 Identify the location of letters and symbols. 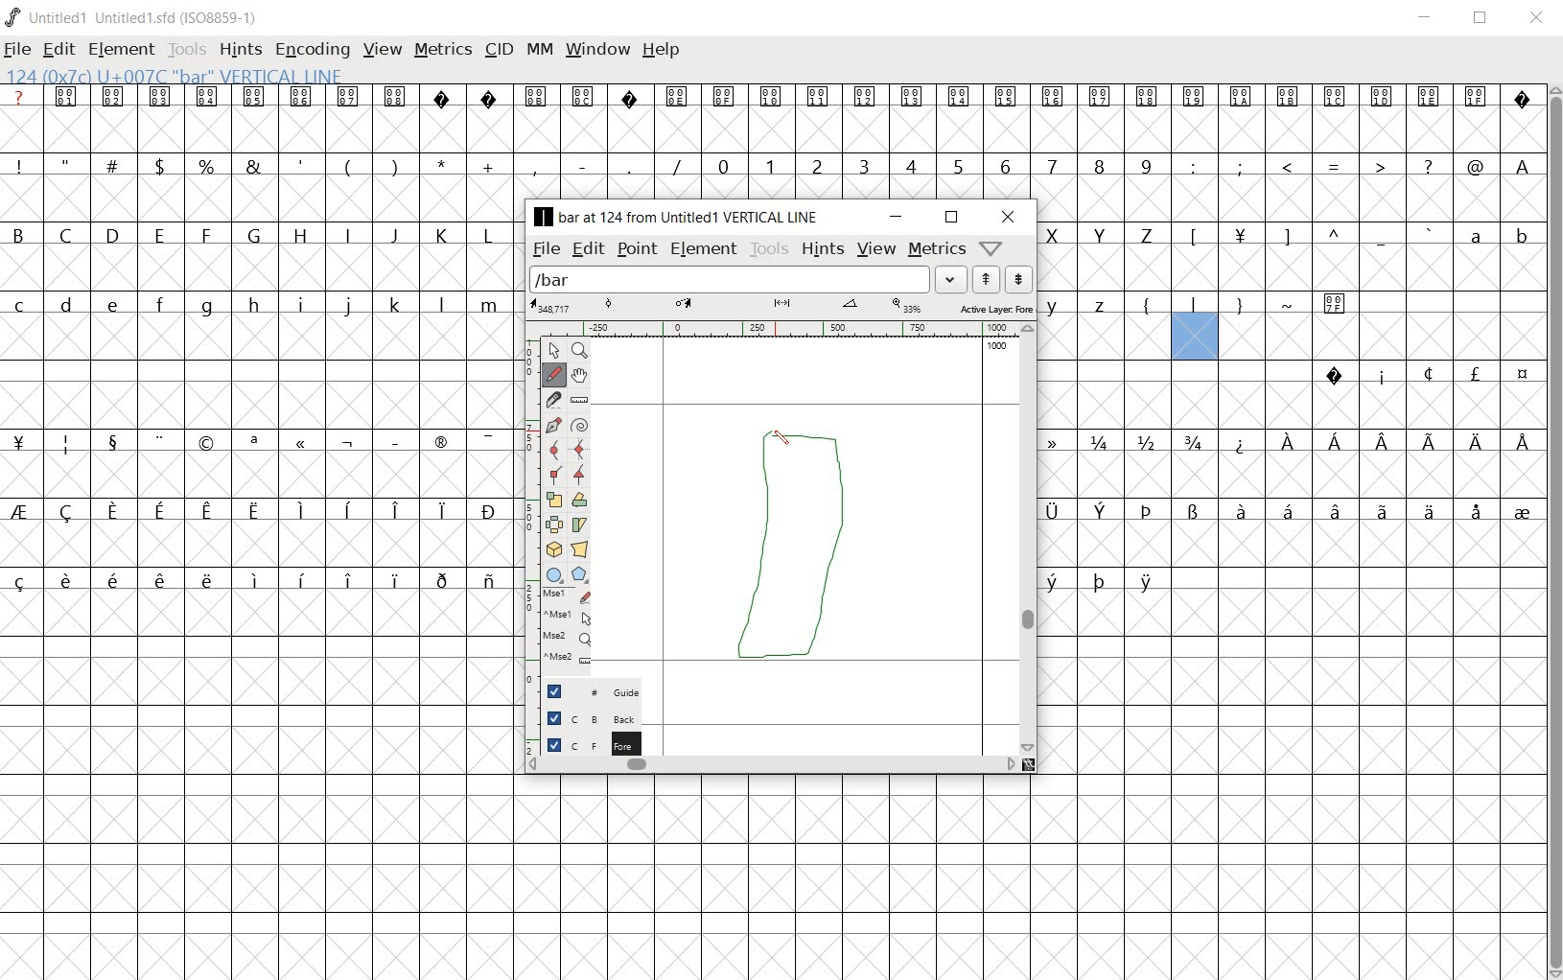
(256, 234).